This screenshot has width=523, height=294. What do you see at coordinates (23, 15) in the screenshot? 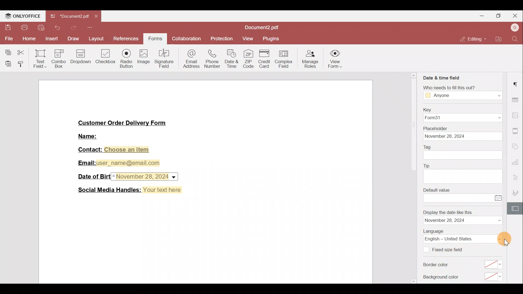
I see `ONLYOFFICE` at bounding box center [23, 15].